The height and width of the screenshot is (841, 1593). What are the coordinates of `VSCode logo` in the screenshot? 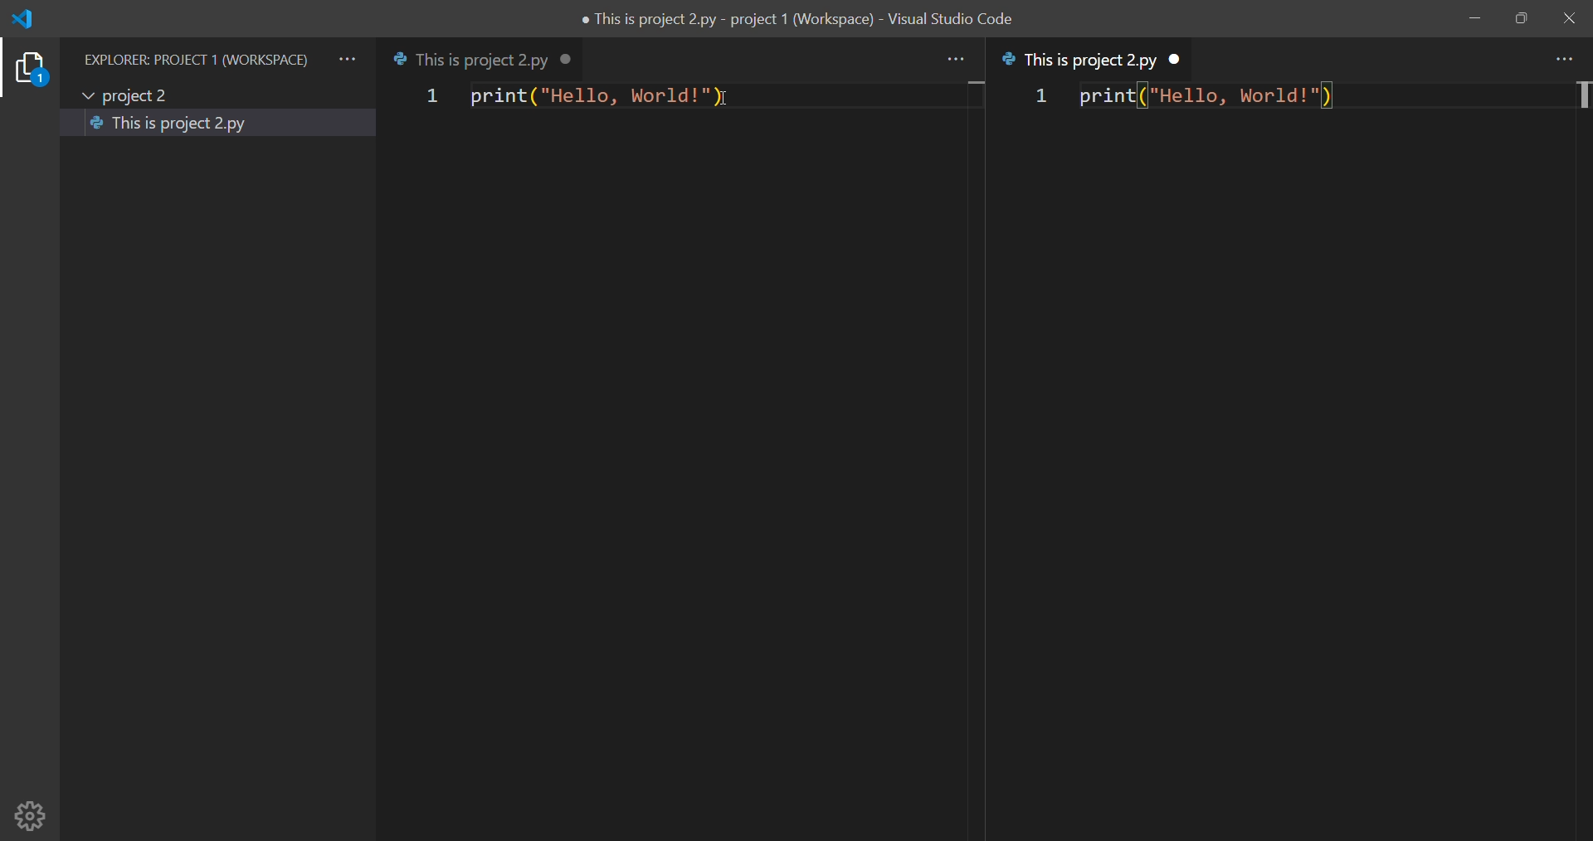 It's located at (32, 19).